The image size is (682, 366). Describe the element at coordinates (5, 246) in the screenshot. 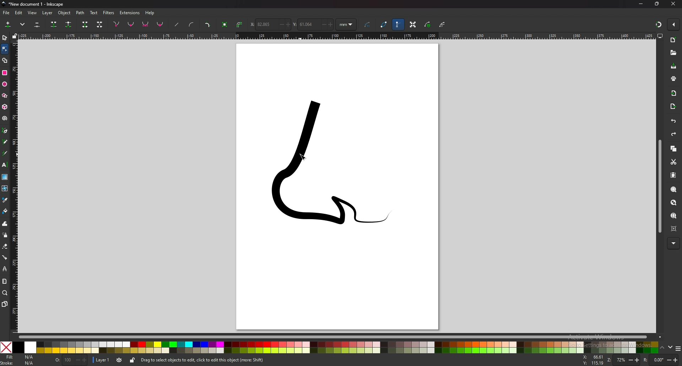

I see `eraser` at that location.